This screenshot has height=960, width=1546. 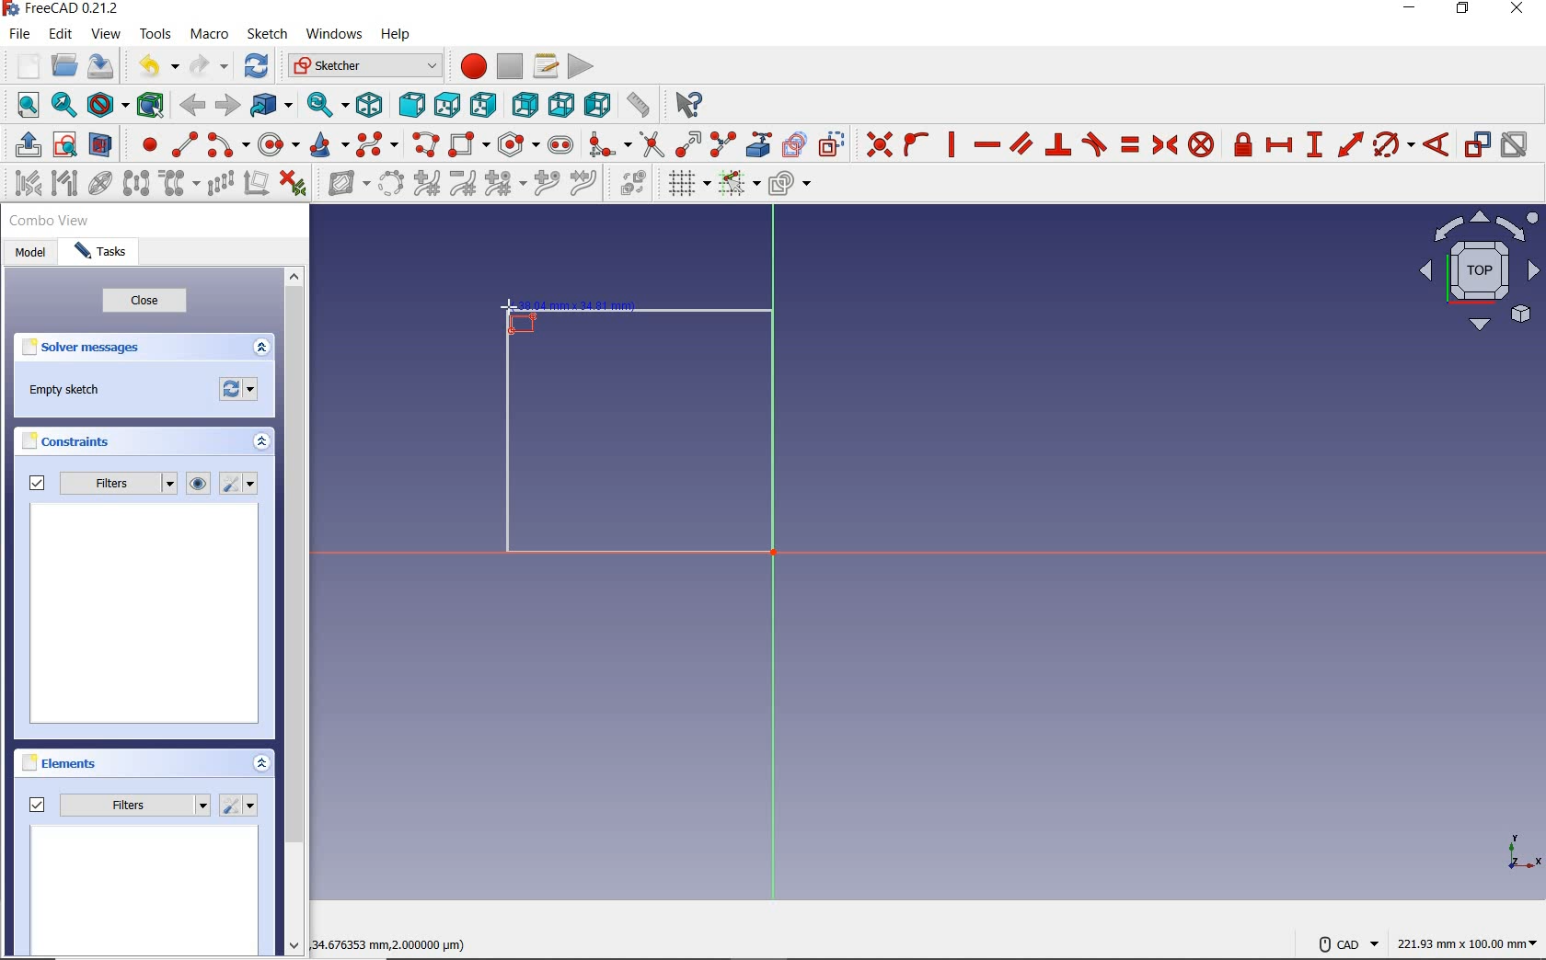 What do you see at coordinates (1437, 145) in the screenshot?
I see `constrain angle` at bounding box center [1437, 145].